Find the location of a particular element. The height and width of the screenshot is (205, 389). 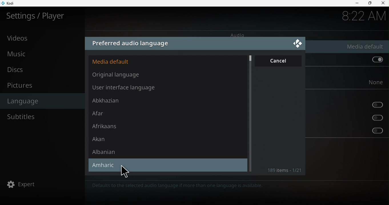

Close is located at coordinates (383, 3).